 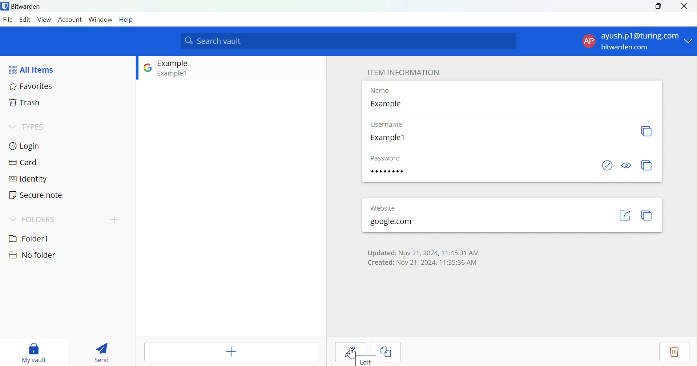 I want to click on Website, so click(x=388, y=206).